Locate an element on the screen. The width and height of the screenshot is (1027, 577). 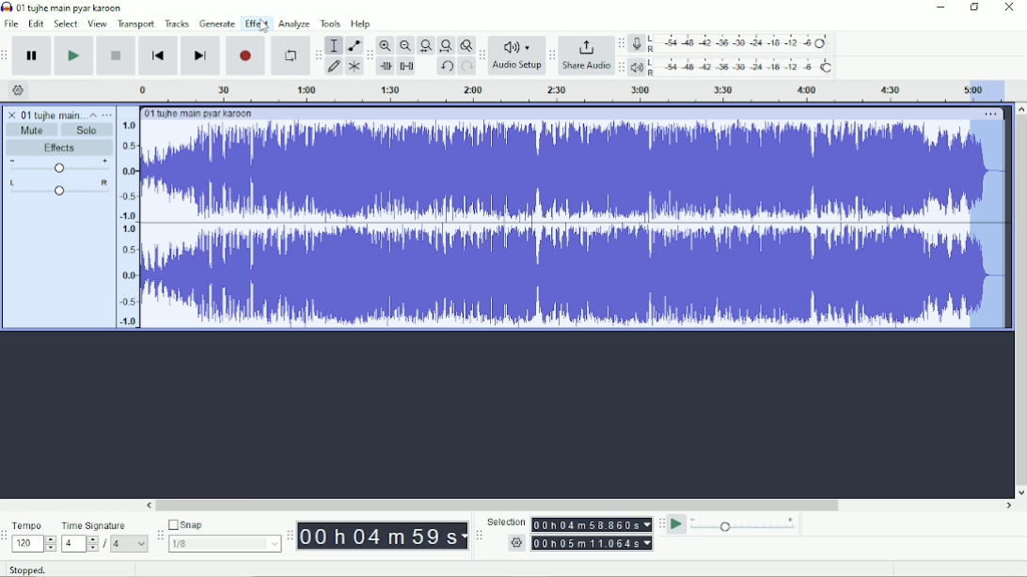
Analyze is located at coordinates (295, 23).